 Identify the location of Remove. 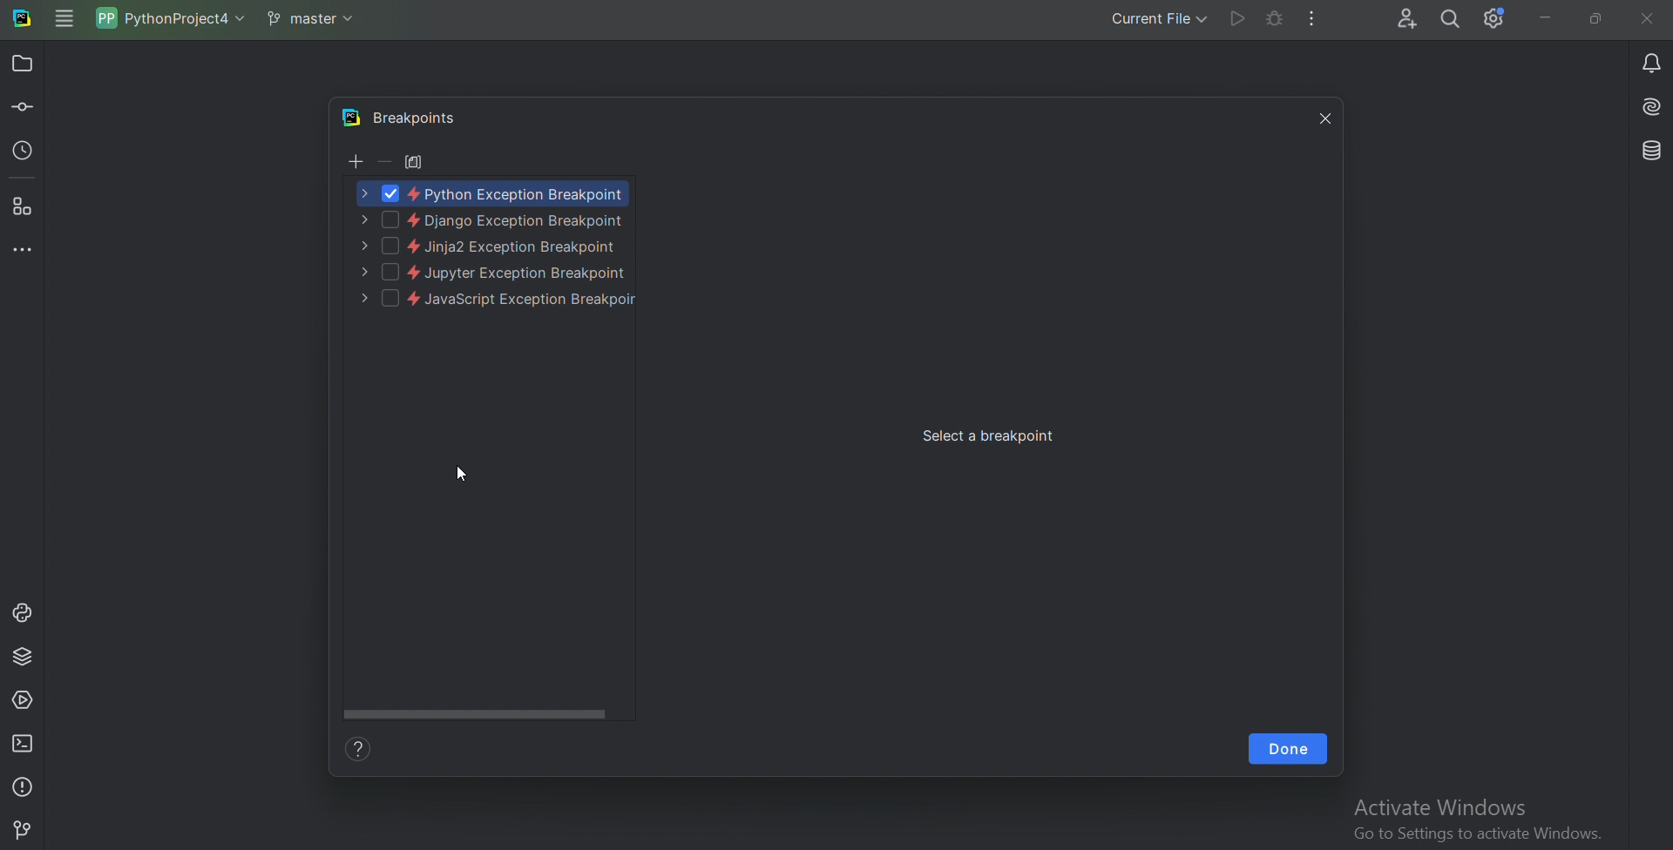
(384, 161).